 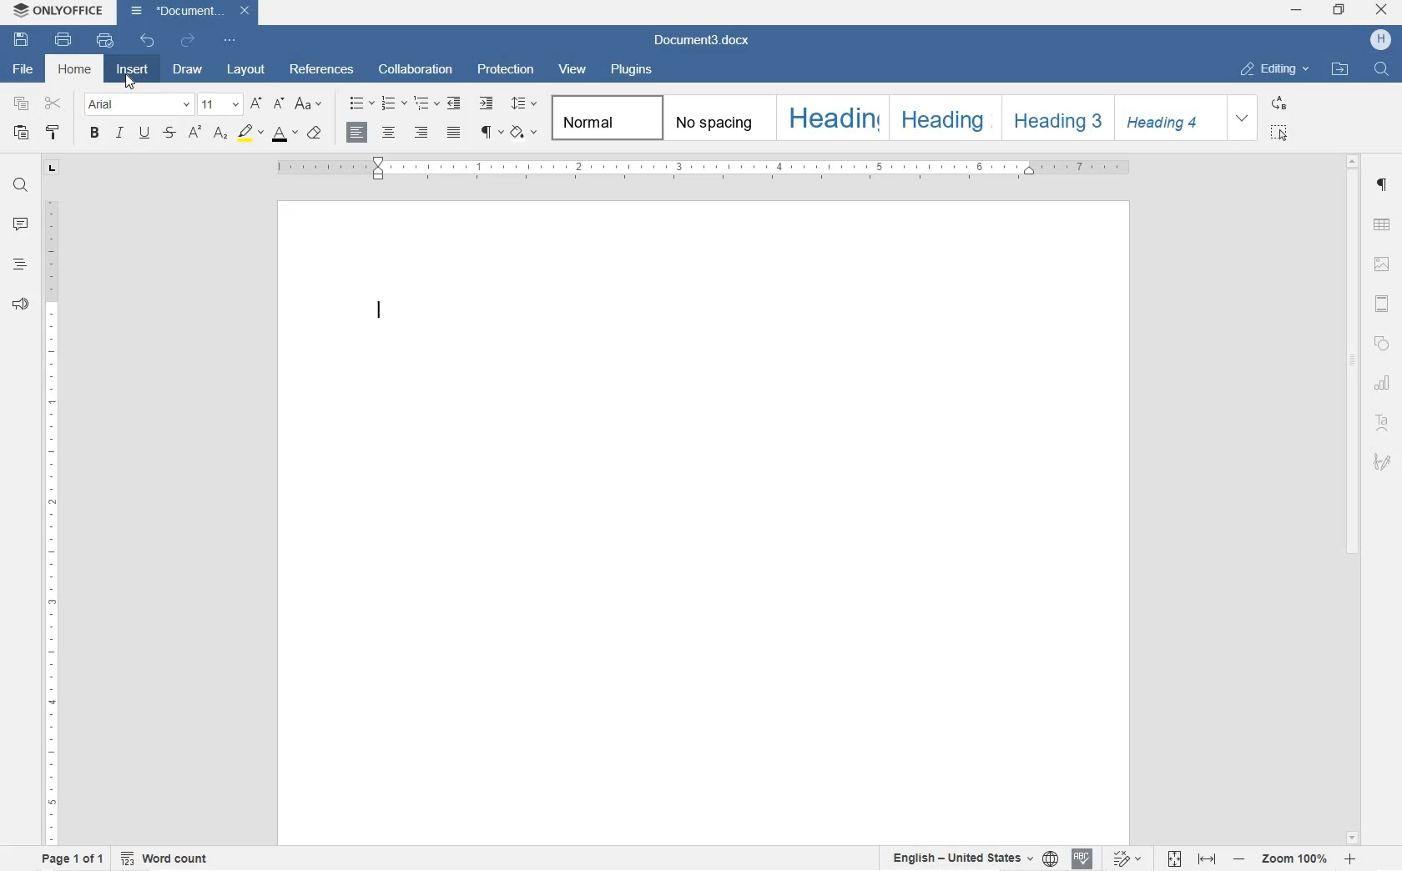 I want to click on CHART, so click(x=1384, y=385).